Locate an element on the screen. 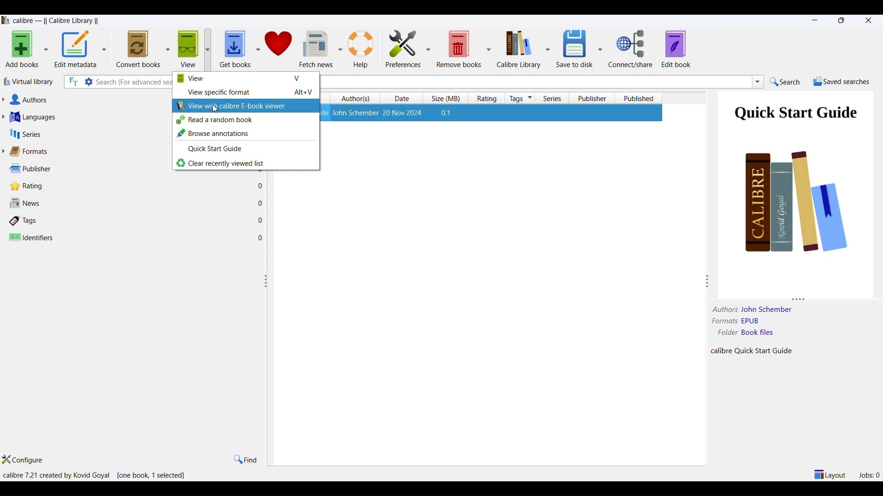 The height and width of the screenshot is (496, 883). calibre Quick Start Guide is located at coordinates (761, 350).